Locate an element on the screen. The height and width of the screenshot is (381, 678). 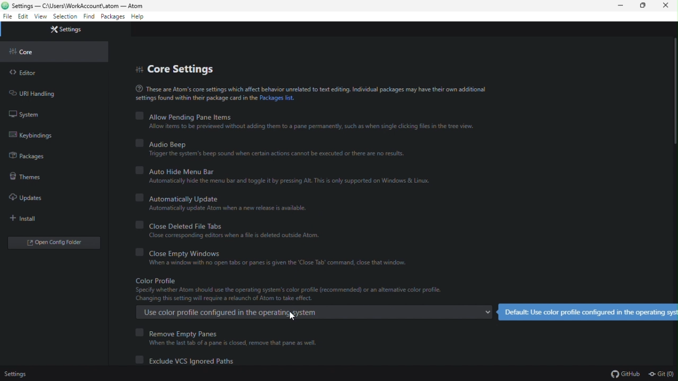
URL handling is located at coordinates (37, 94).